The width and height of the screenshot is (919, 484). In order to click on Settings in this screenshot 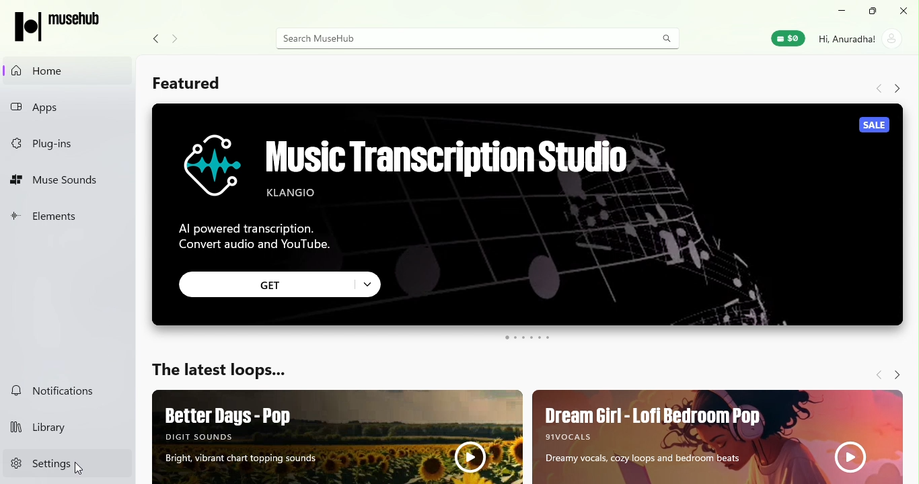, I will do `click(69, 462)`.